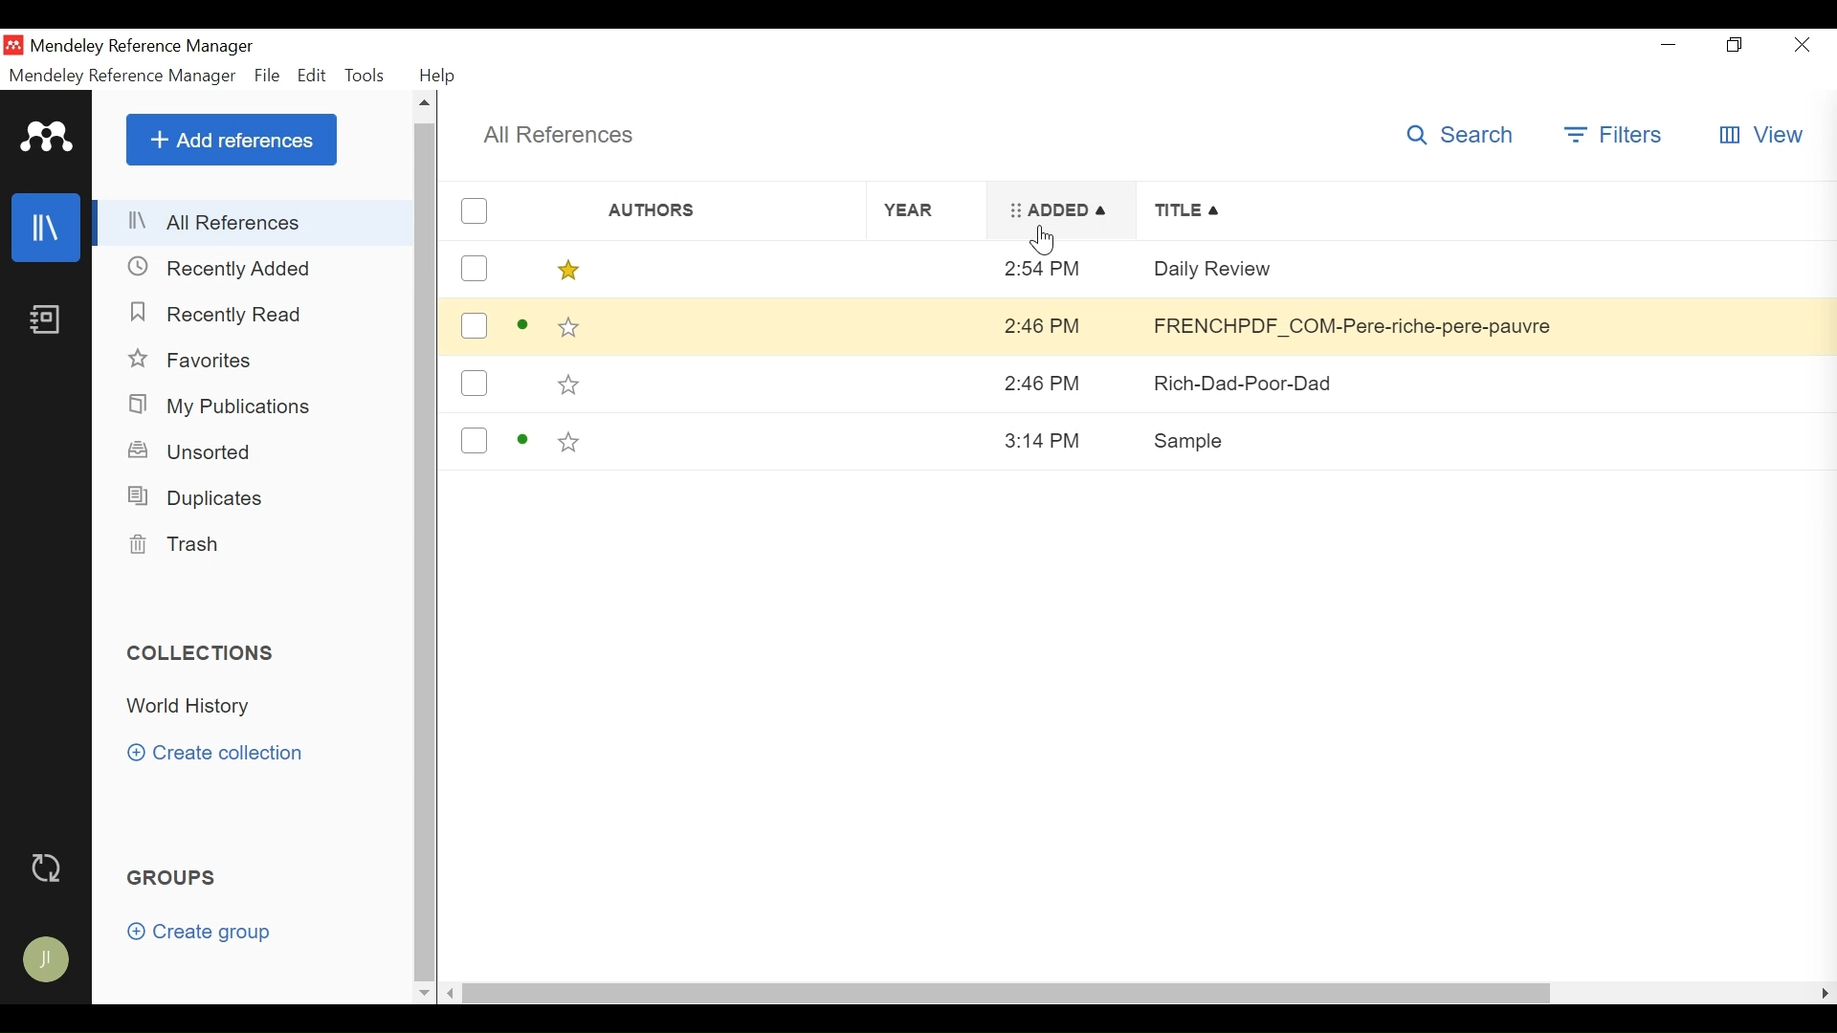  I want to click on Collection, so click(196, 707).